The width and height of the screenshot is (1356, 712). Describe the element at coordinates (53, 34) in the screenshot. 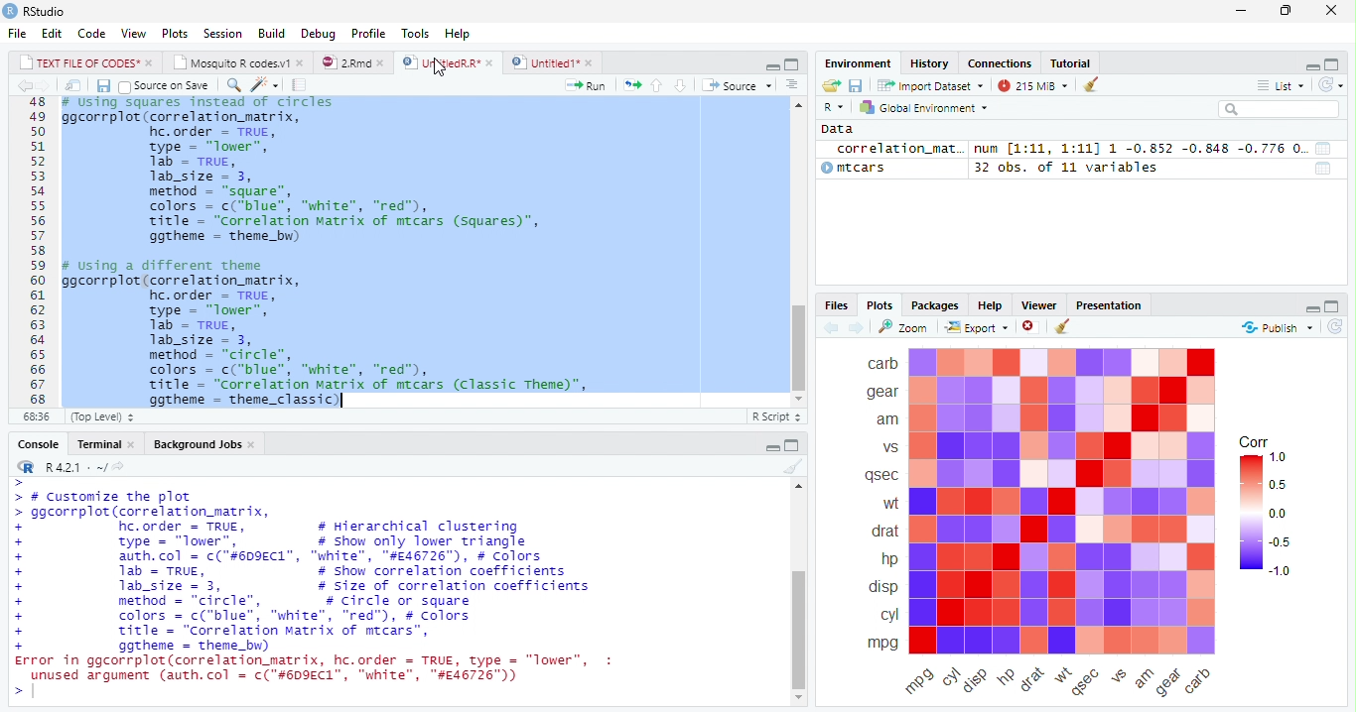

I see `Edit` at that location.